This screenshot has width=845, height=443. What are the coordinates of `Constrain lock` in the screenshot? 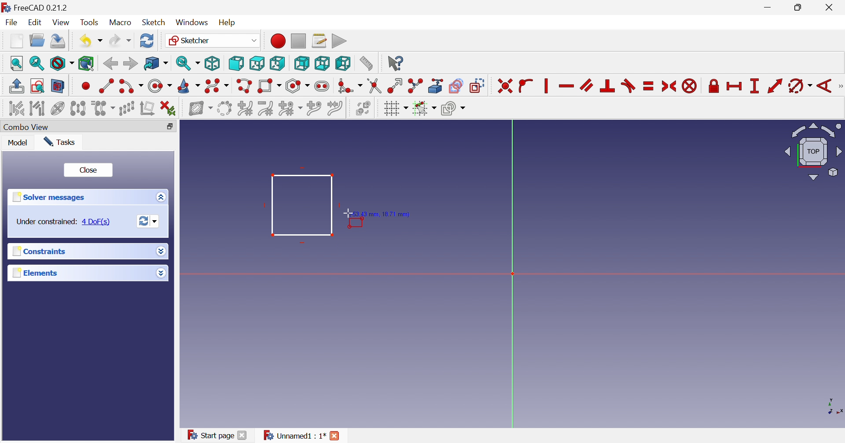 It's located at (714, 85).